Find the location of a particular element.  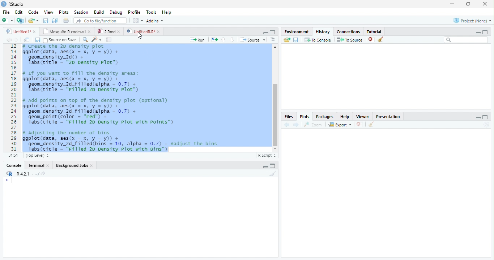

Presentatior is located at coordinates (388, 117).